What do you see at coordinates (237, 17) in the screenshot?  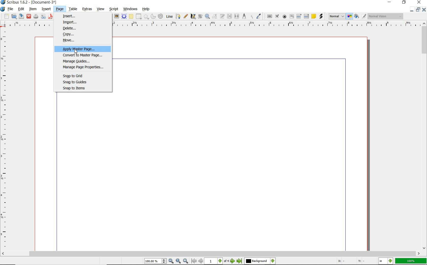 I see `unlink text frames` at bounding box center [237, 17].